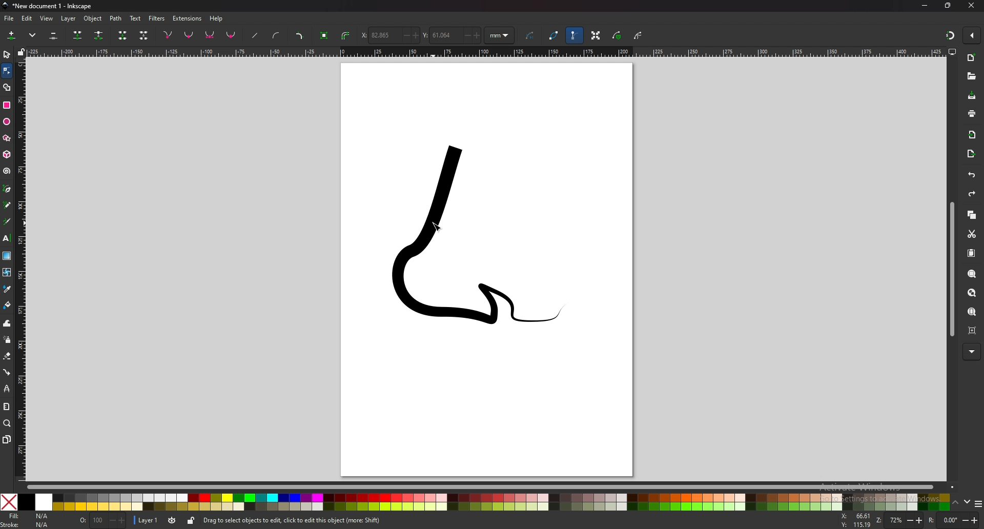 Image resolution: width=984 pixels, height=529 pixels. I want to click on open, so click(971, 77).